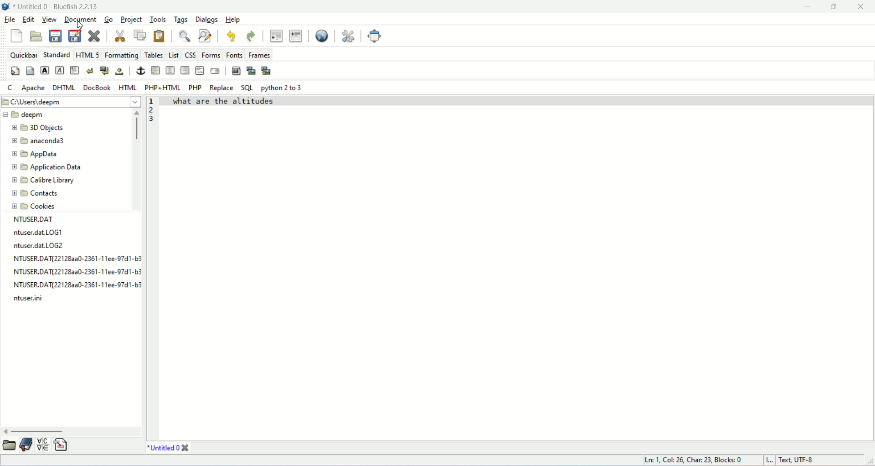 The height and width of the screenshot is (466, 875). Describe the element at coordinates (247, 88) in the screenshot. I see `SQL` at that location.